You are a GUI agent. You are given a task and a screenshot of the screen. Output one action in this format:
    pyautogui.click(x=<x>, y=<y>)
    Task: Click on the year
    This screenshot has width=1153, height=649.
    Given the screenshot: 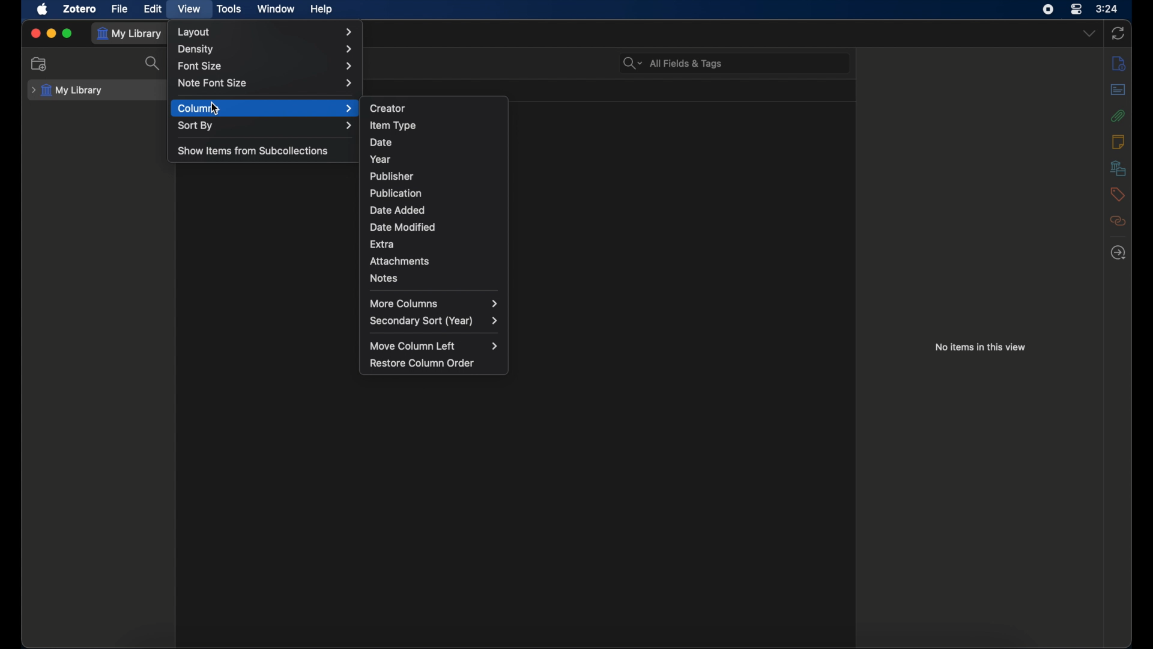 What is the action you would take?
    pyautogui.click(x=381, y=159)
    